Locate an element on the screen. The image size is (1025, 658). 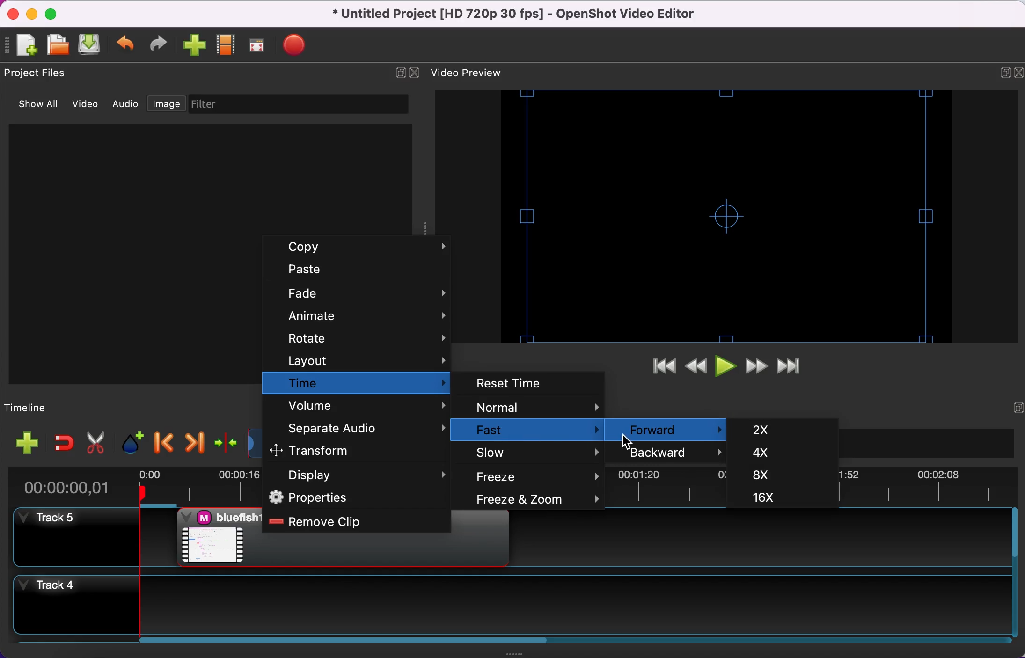
maximize is located at coordinates (56, 14).